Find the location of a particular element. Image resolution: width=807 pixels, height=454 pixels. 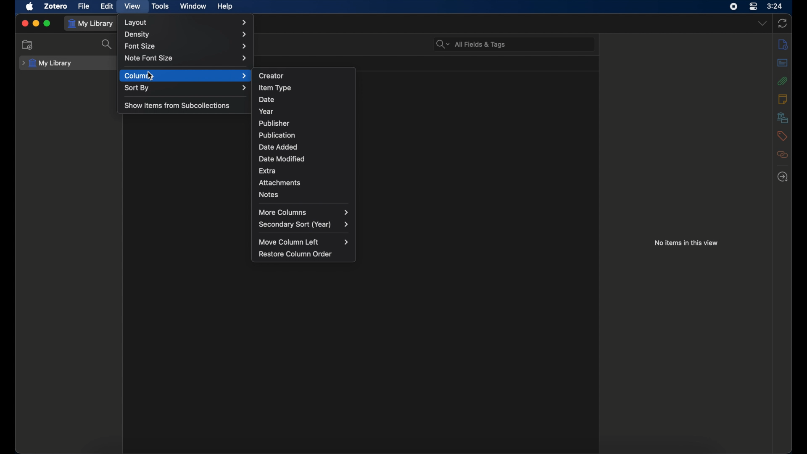

minimize is located at coordinates (36, 24).